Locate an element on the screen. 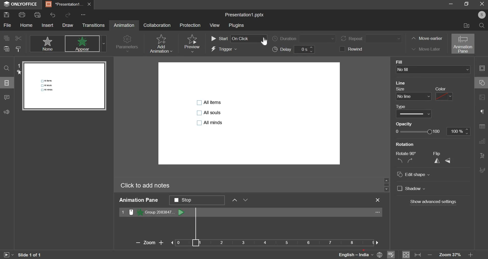 The height and width of the screenshot is (259, 488). background fill is located at coordinates (434, 69).